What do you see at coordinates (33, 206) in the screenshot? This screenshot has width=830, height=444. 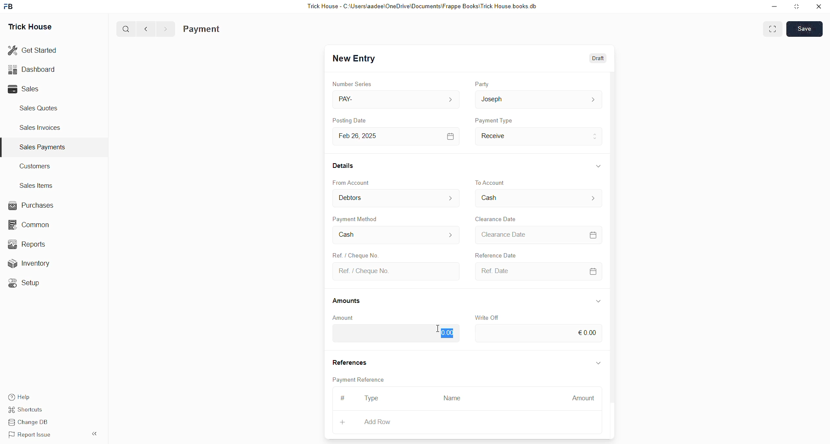 I see `Purchases` at bounding box center [33, 206].